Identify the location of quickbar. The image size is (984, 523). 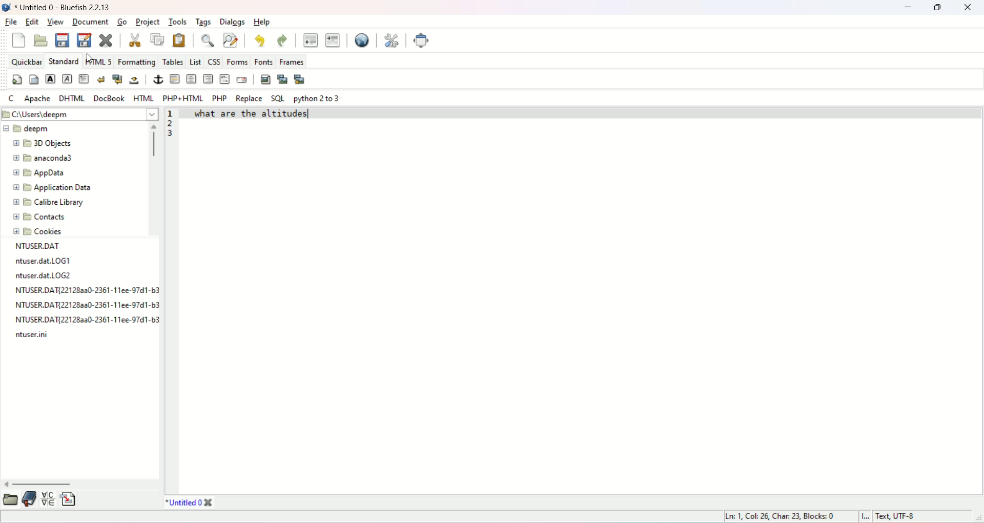
(25, 60).